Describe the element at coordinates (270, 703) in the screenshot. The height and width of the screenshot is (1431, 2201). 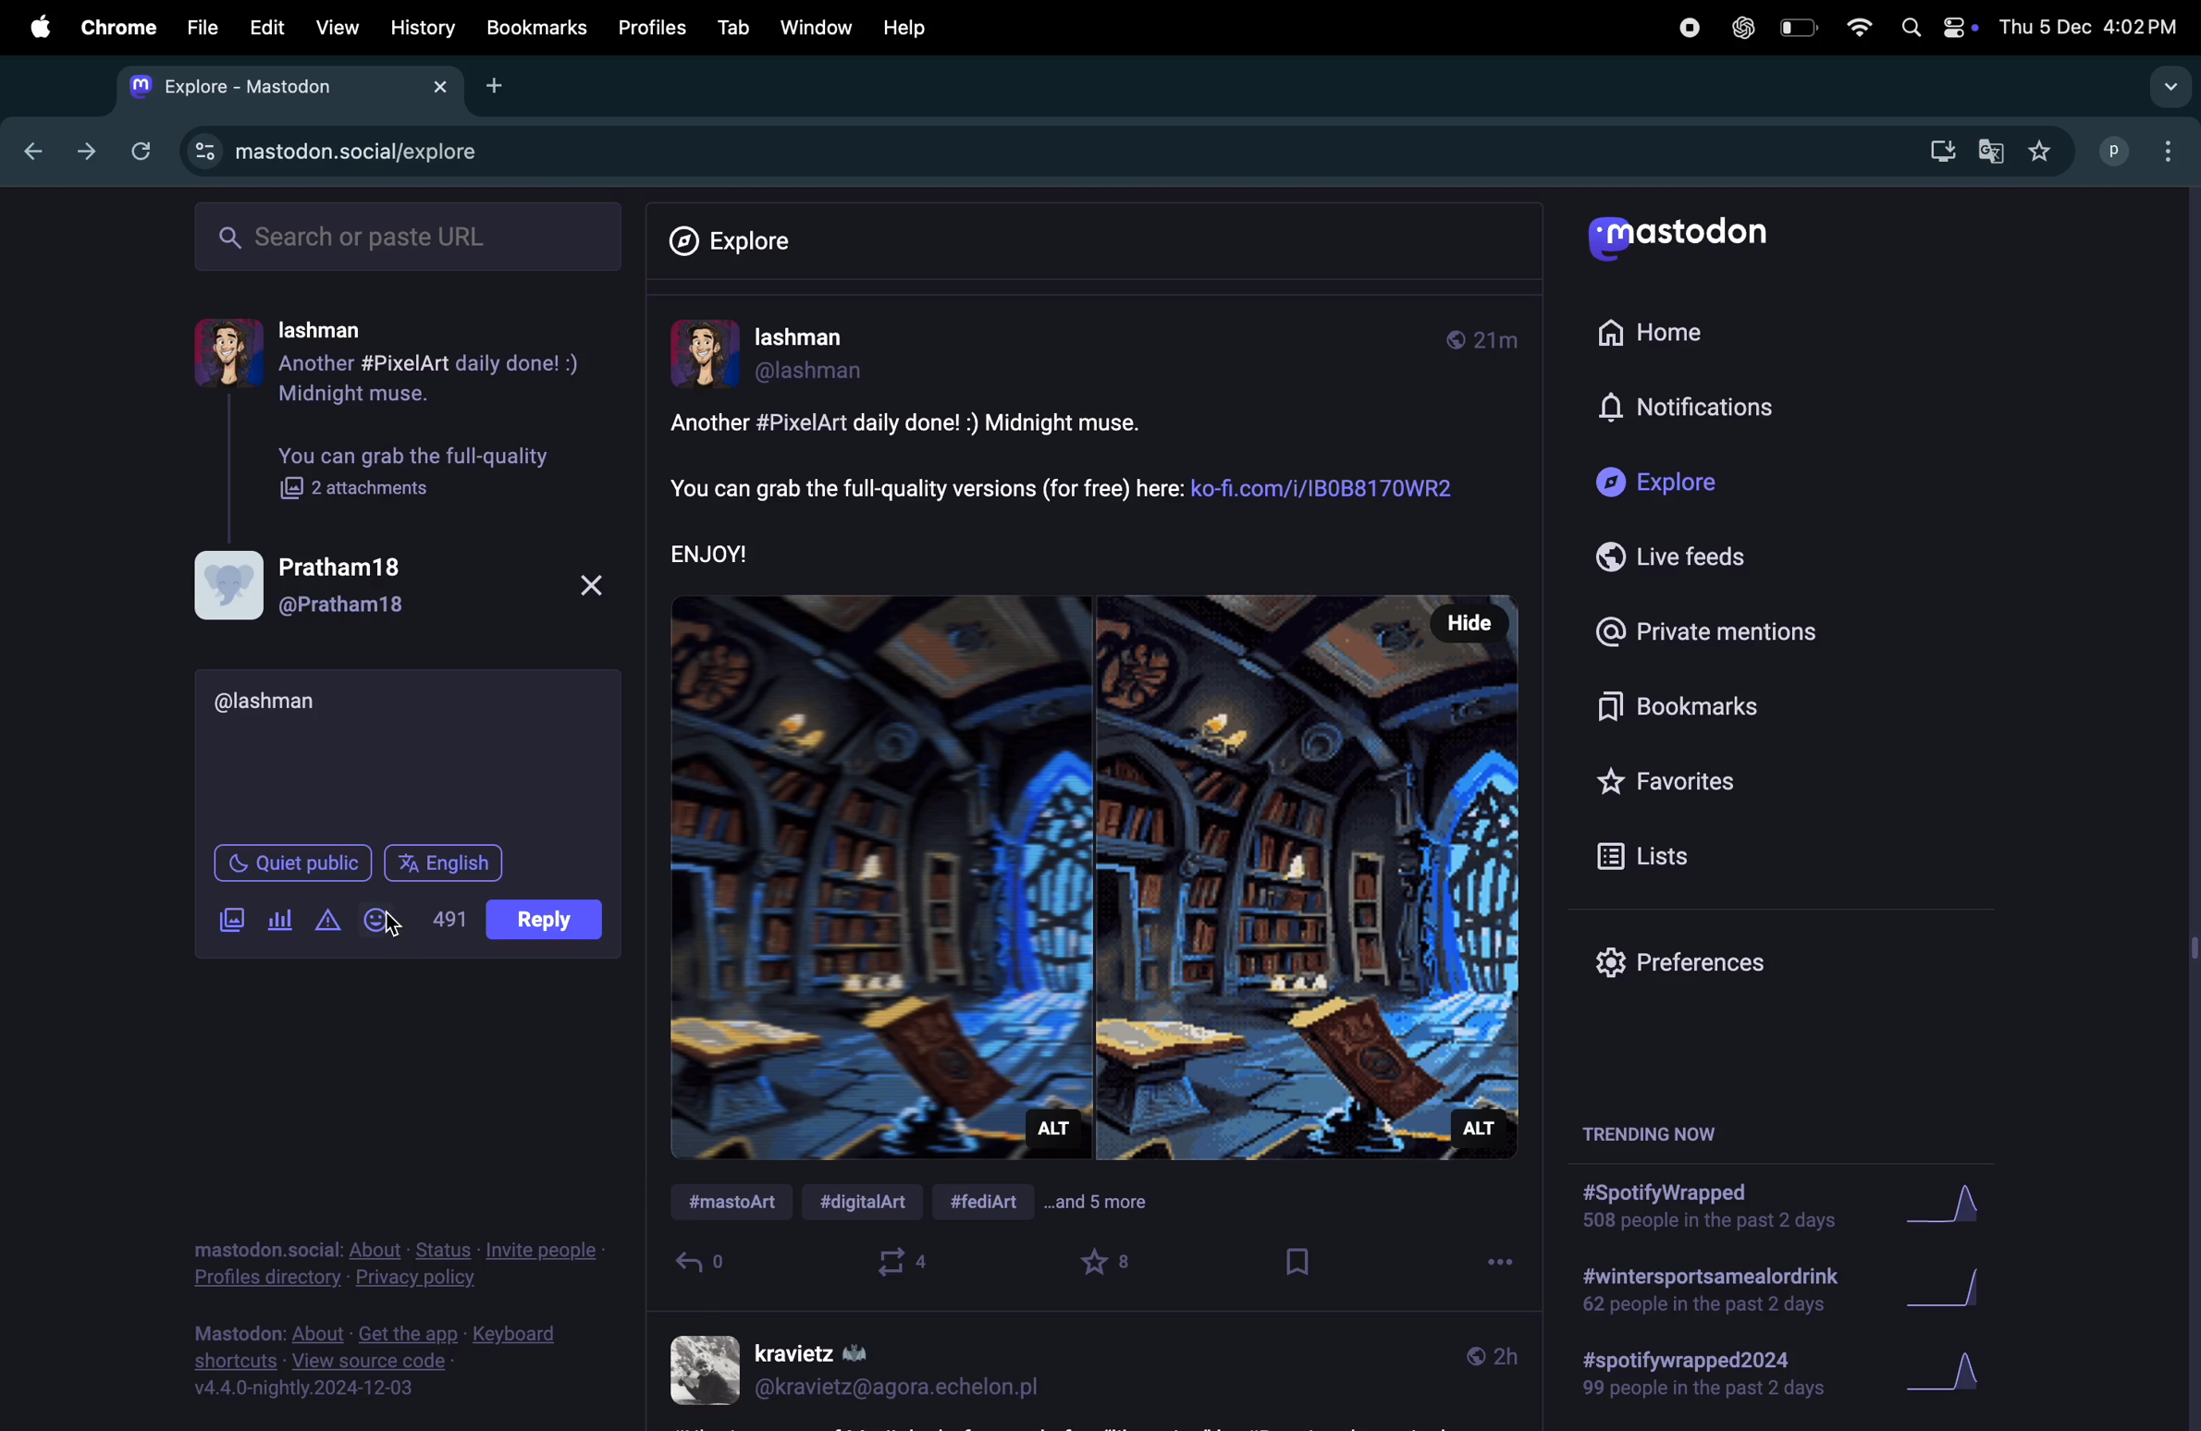
I see `username` at that location.